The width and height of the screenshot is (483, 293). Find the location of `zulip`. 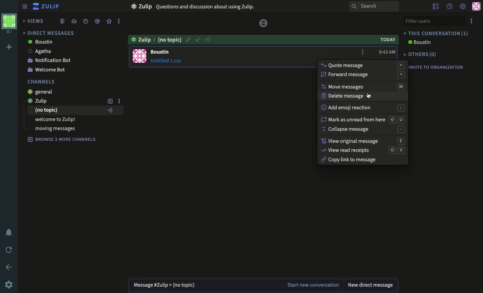

zulip is located at coordinates (264, 22).